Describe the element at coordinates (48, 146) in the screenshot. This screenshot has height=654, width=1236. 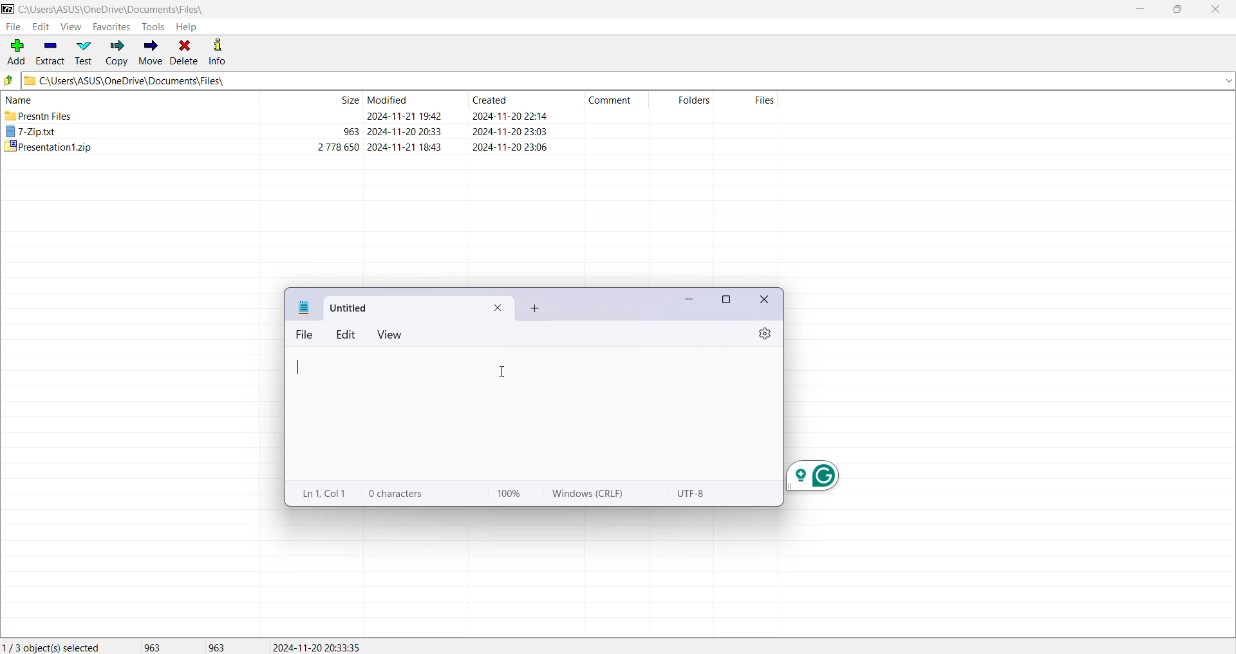
I see `presentation1.zip` at that location.